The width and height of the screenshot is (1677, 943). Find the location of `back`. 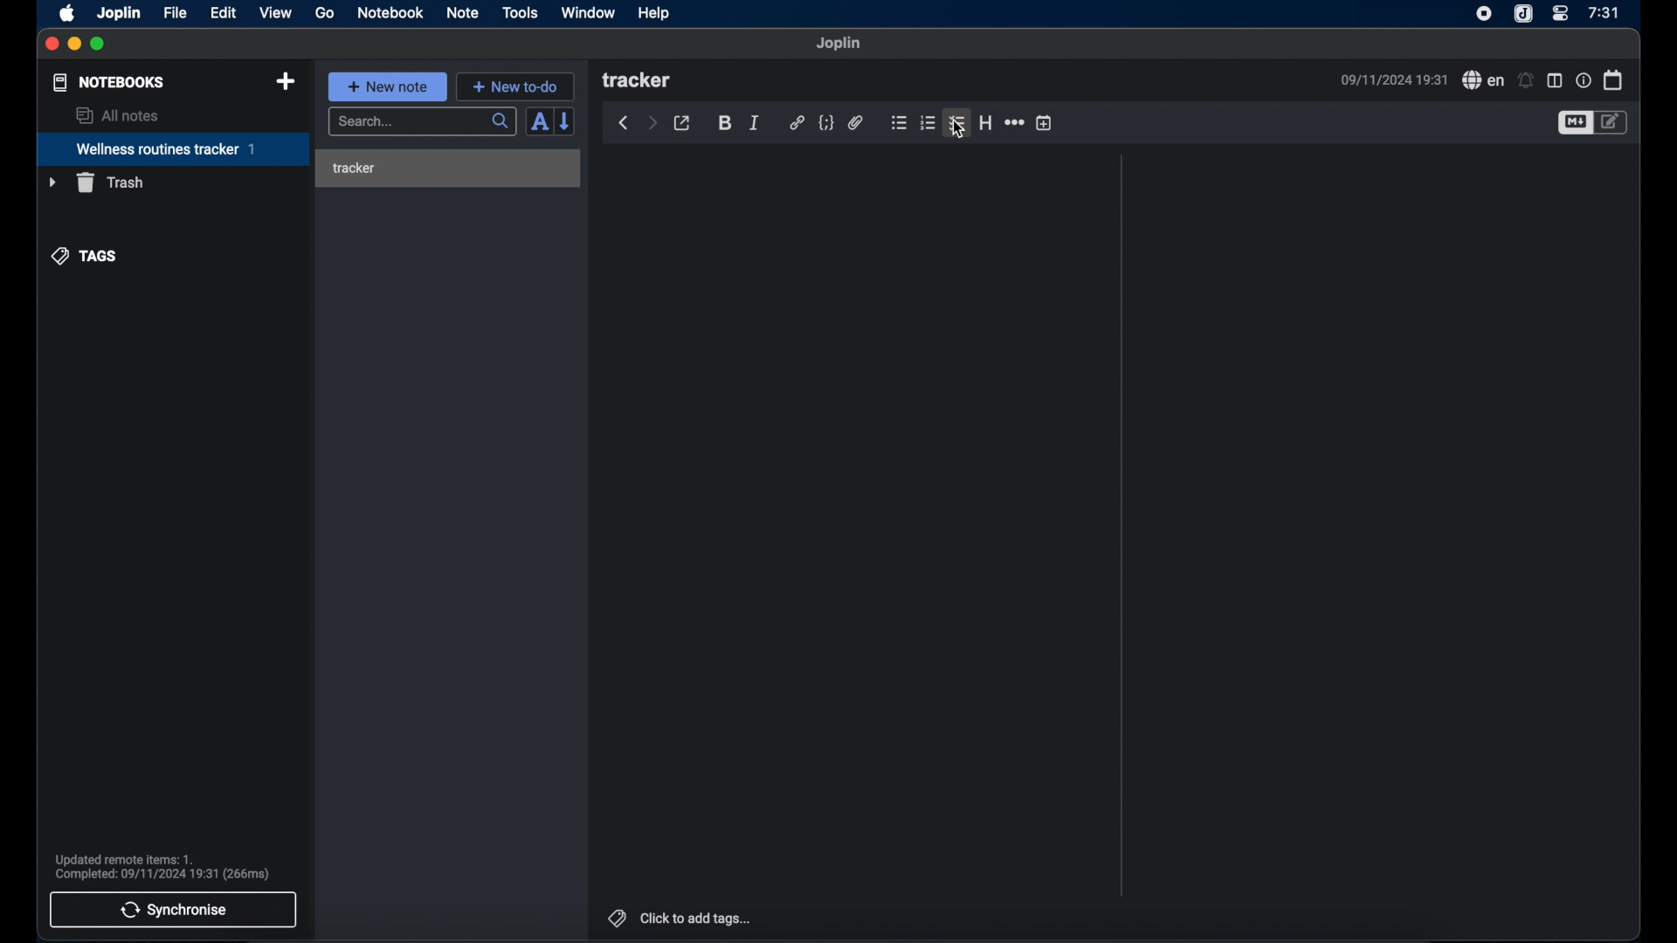

back is located at coordinates (623, 123).